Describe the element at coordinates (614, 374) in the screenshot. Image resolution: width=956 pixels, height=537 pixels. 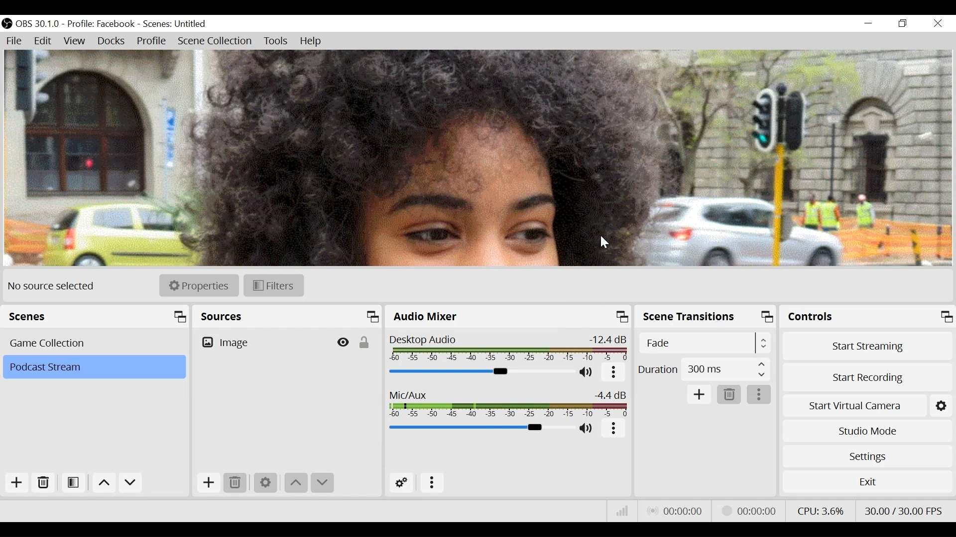
I see `More options` at that location.